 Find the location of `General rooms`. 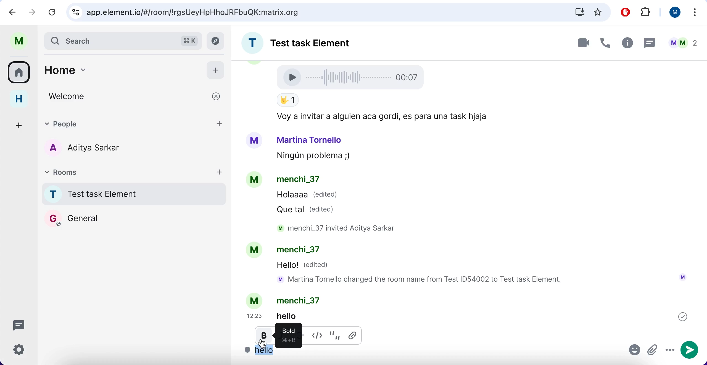

General rooms is located at coordinates (134, 218).